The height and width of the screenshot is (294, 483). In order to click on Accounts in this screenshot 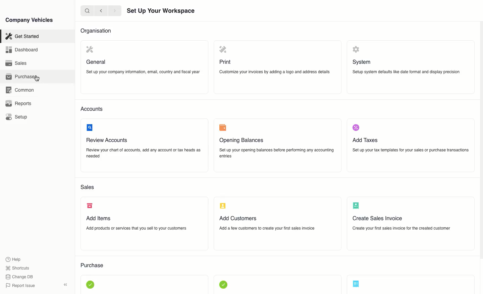, I will do `click(92, 108)`.